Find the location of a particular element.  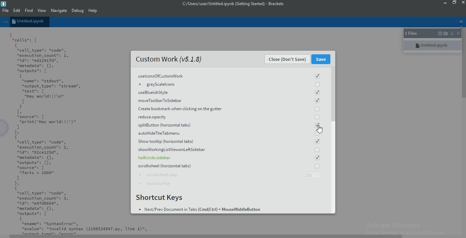

Find is located at coordinates (30, 11).